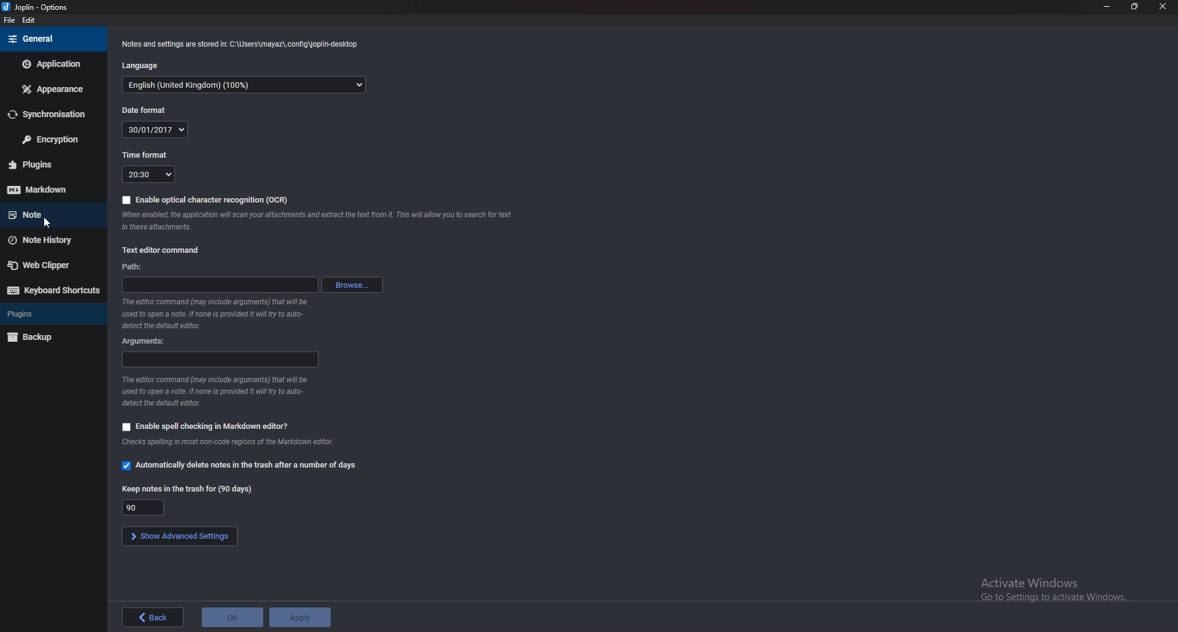 Image resolution: width=1178 pixels, height=632 pixels. What do you see at coordinates (217, 391) in the screenshot?
I see `Info` at bounding box center [217, 391].